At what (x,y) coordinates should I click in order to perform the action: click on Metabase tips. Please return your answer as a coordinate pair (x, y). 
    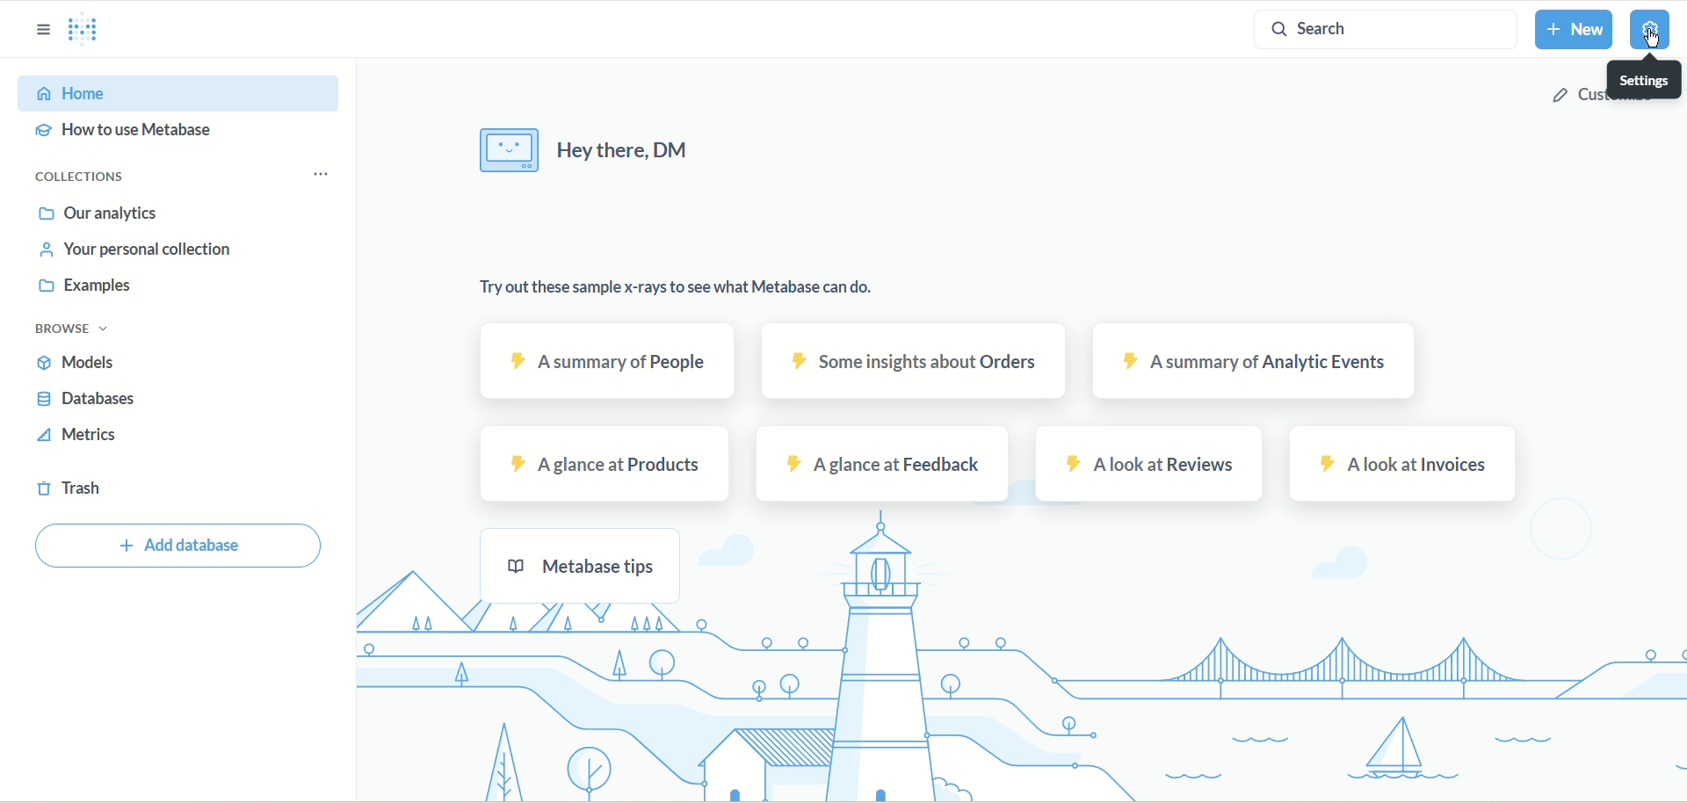
    Looking at the image, I should click on (593, 562).